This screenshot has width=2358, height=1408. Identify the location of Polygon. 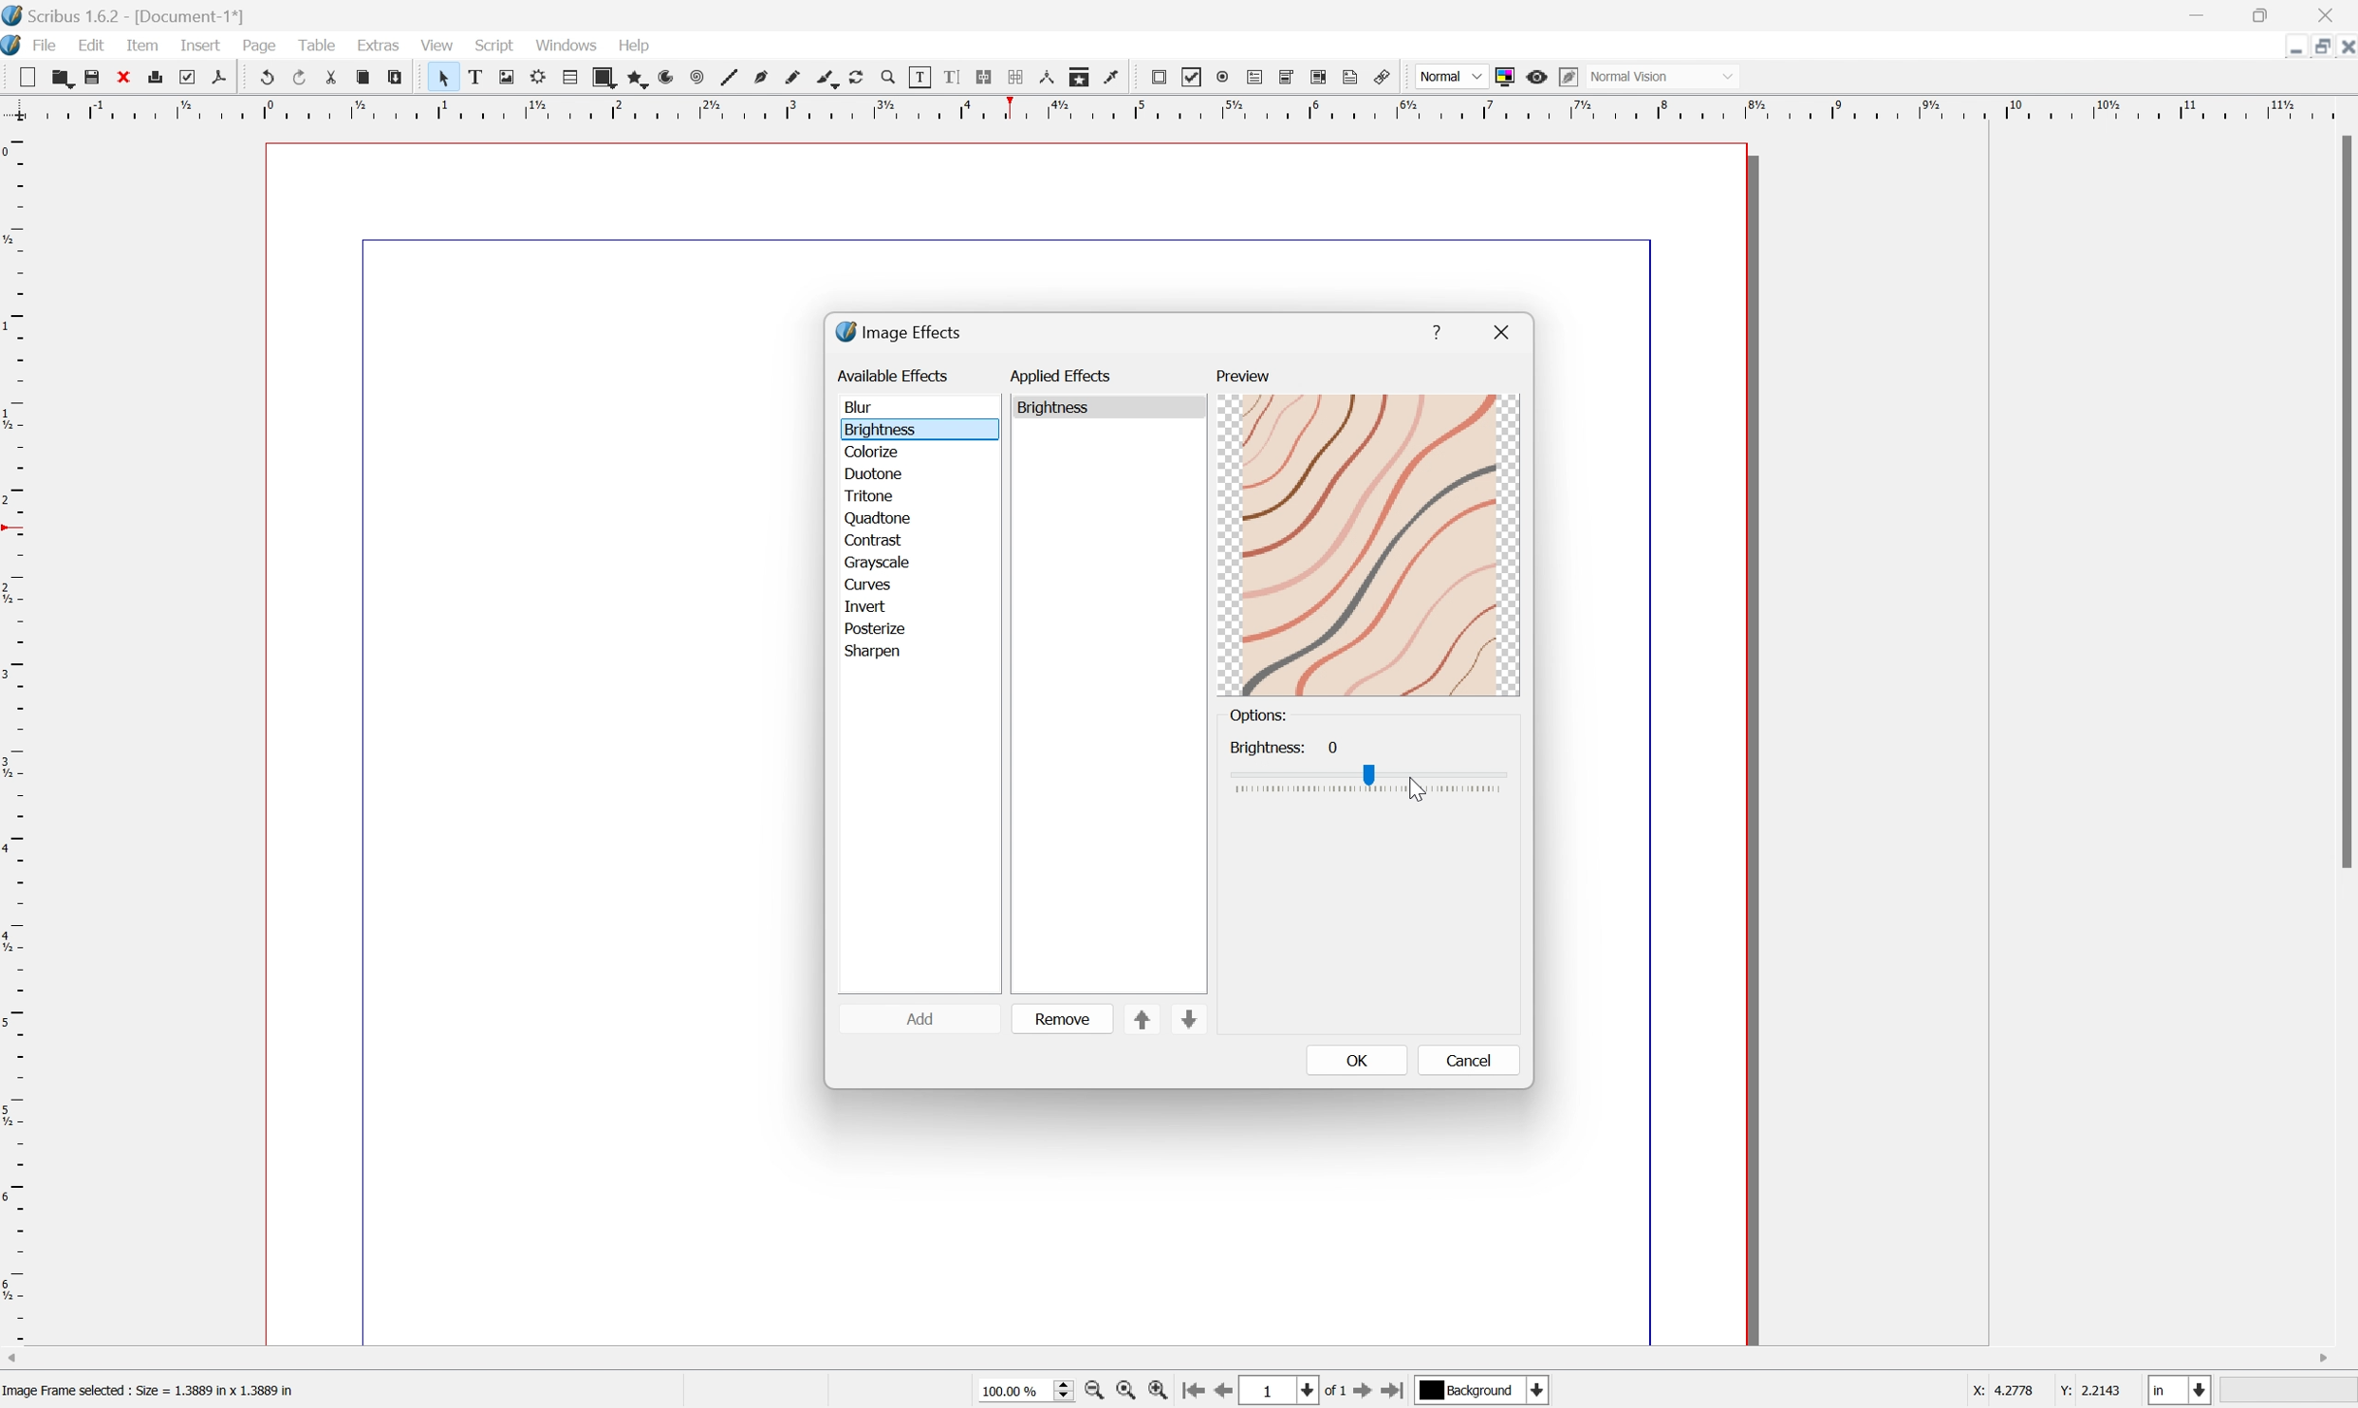
(639, 76).